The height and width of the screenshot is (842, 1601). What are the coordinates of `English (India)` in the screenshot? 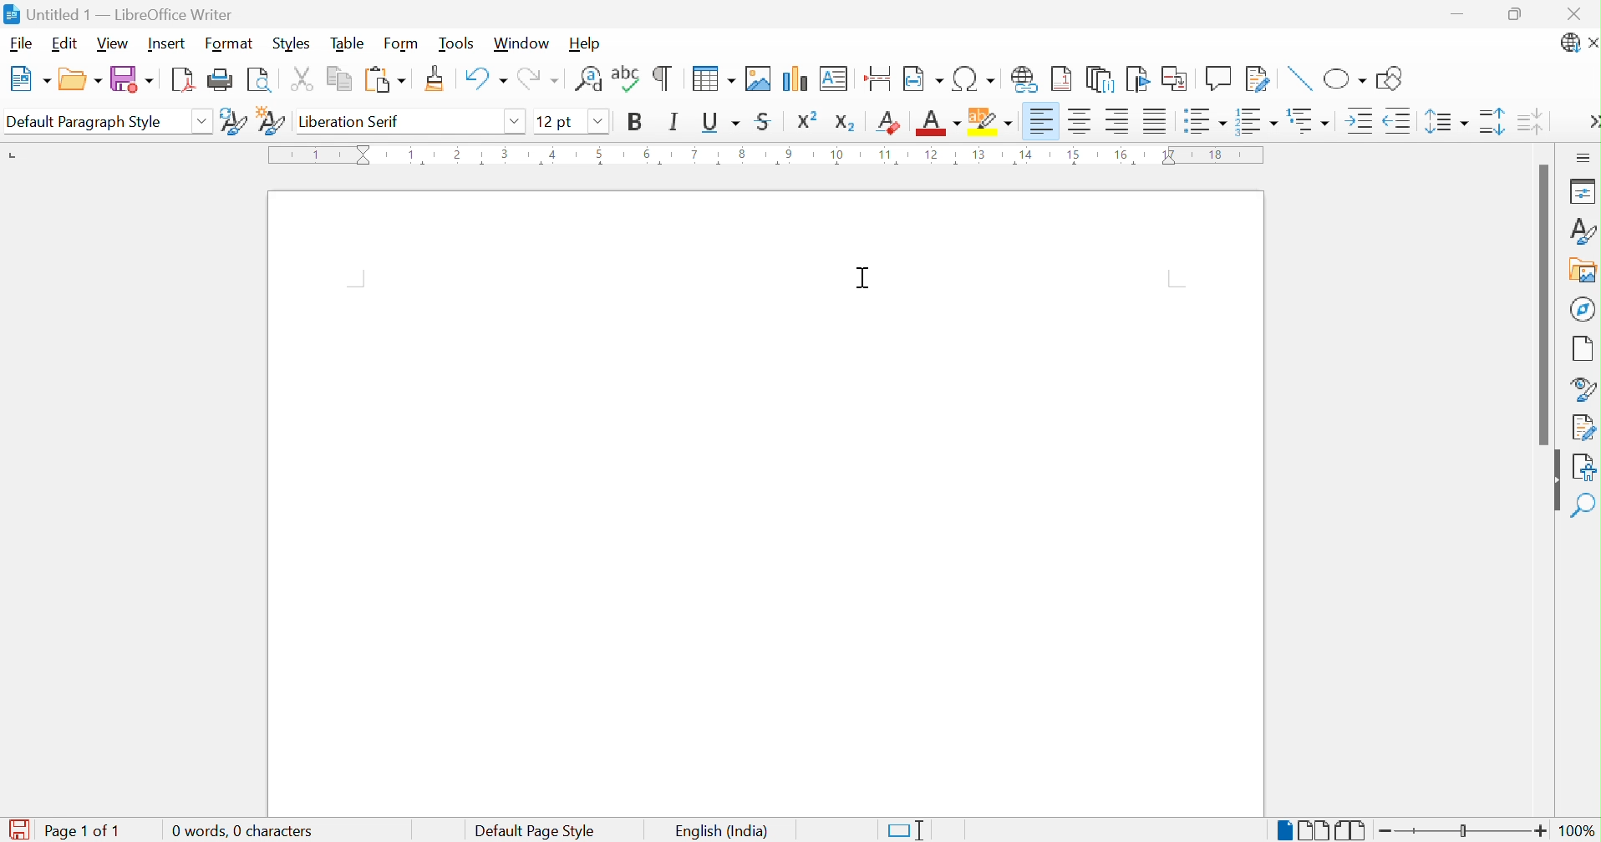 It's located at (724, 830).